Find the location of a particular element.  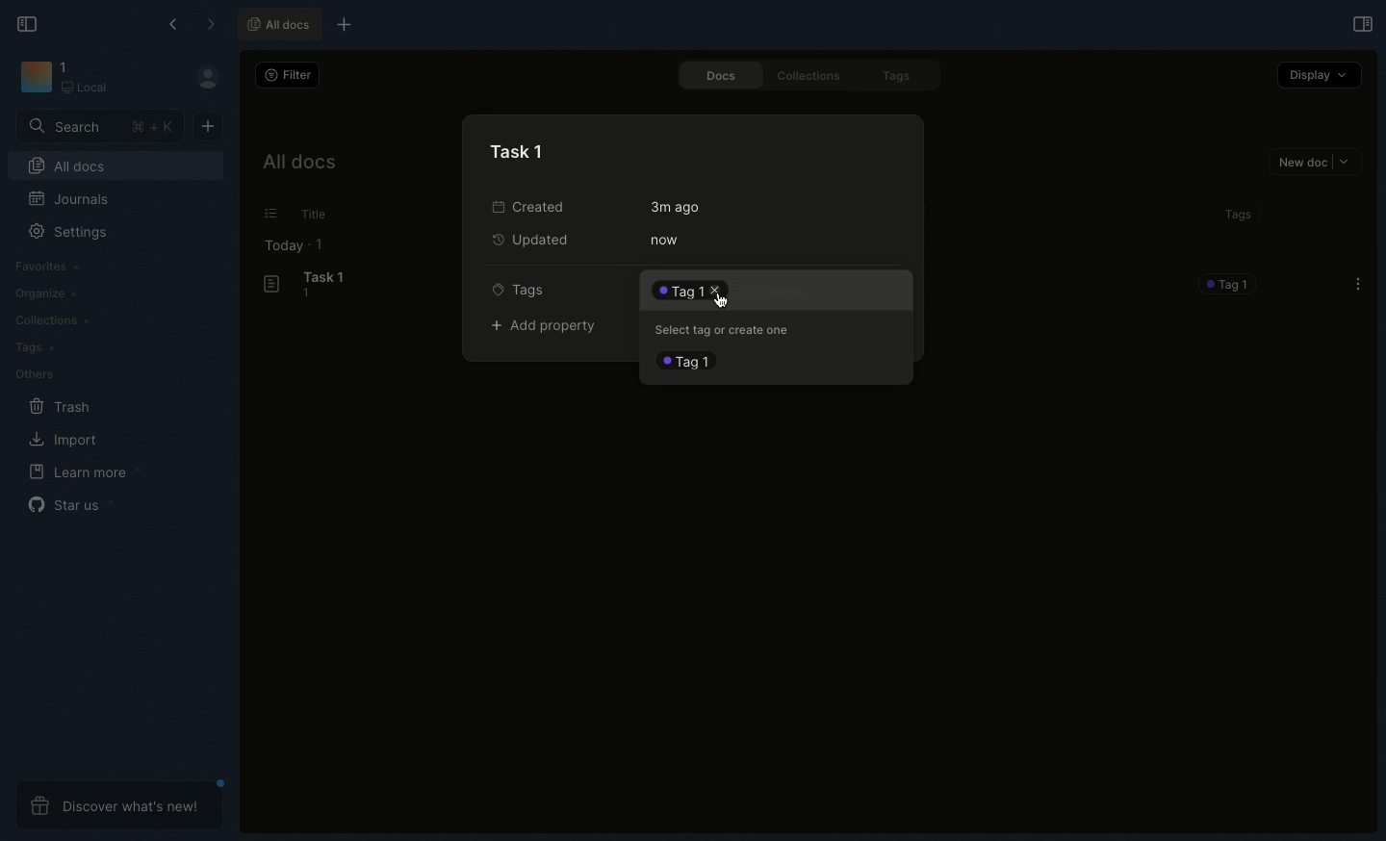

Select tag or create one is located at coordinates (728, 328).